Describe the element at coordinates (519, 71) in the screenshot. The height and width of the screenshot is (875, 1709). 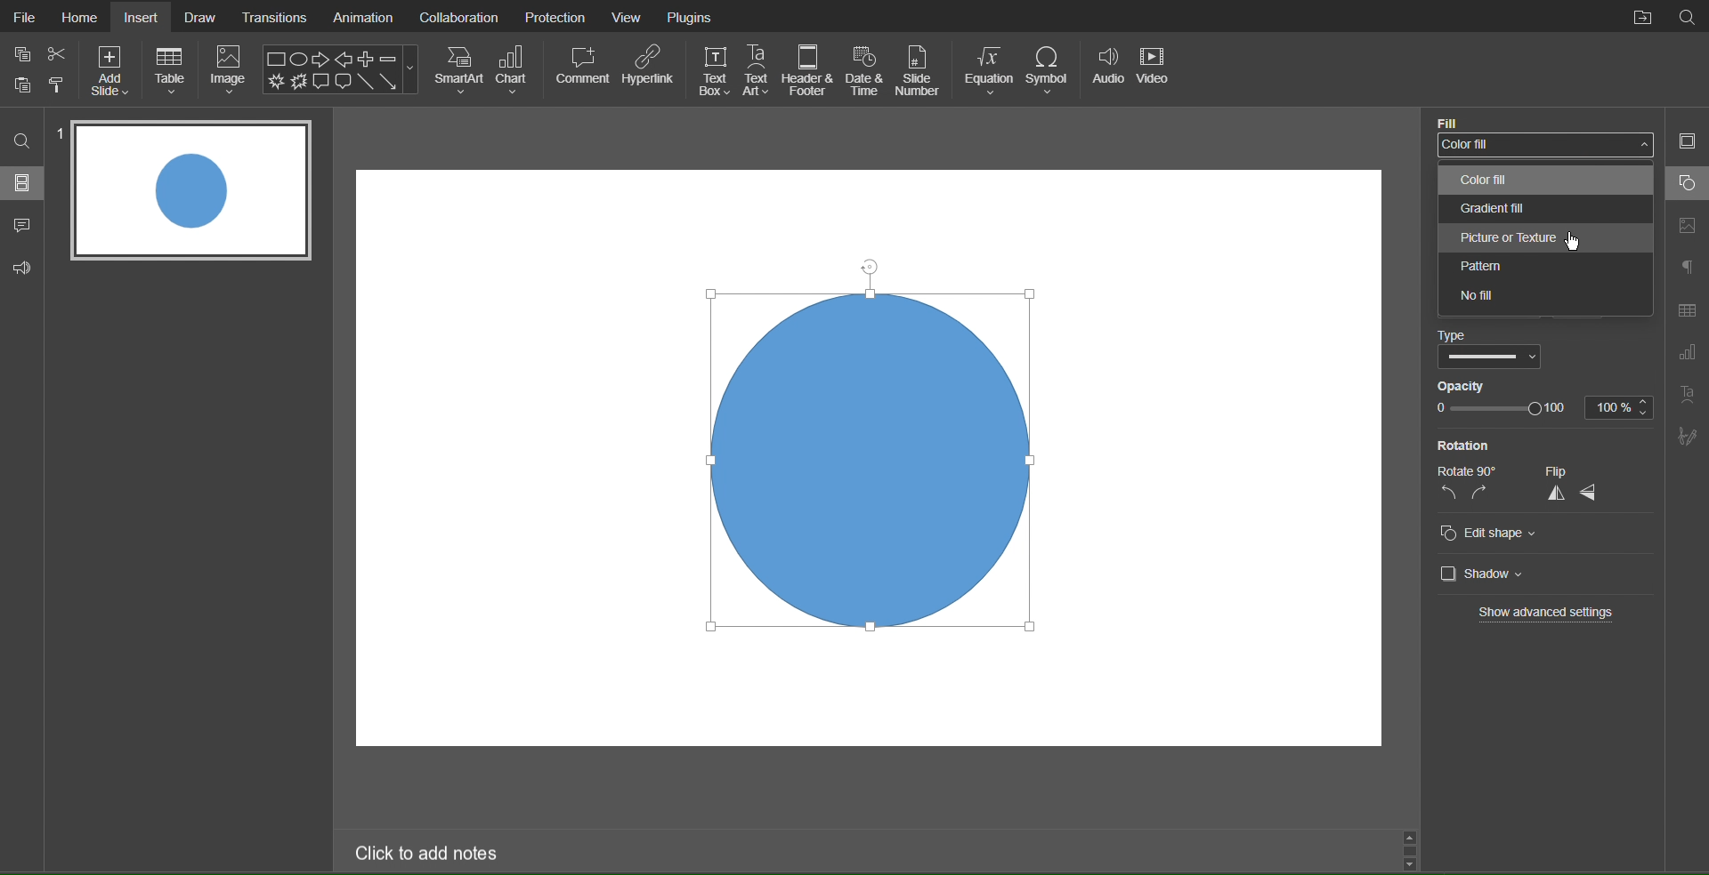
I see `Chart` at that location.